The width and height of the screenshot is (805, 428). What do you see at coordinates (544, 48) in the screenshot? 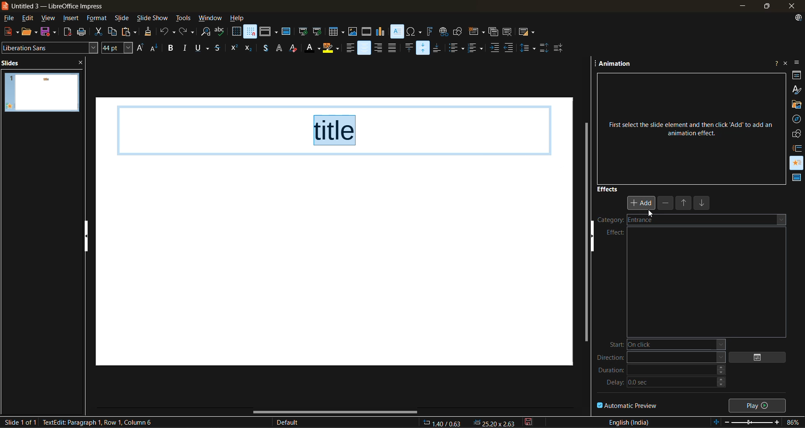
I see `increase paragraph spacing` at bounding box center [544, 48].